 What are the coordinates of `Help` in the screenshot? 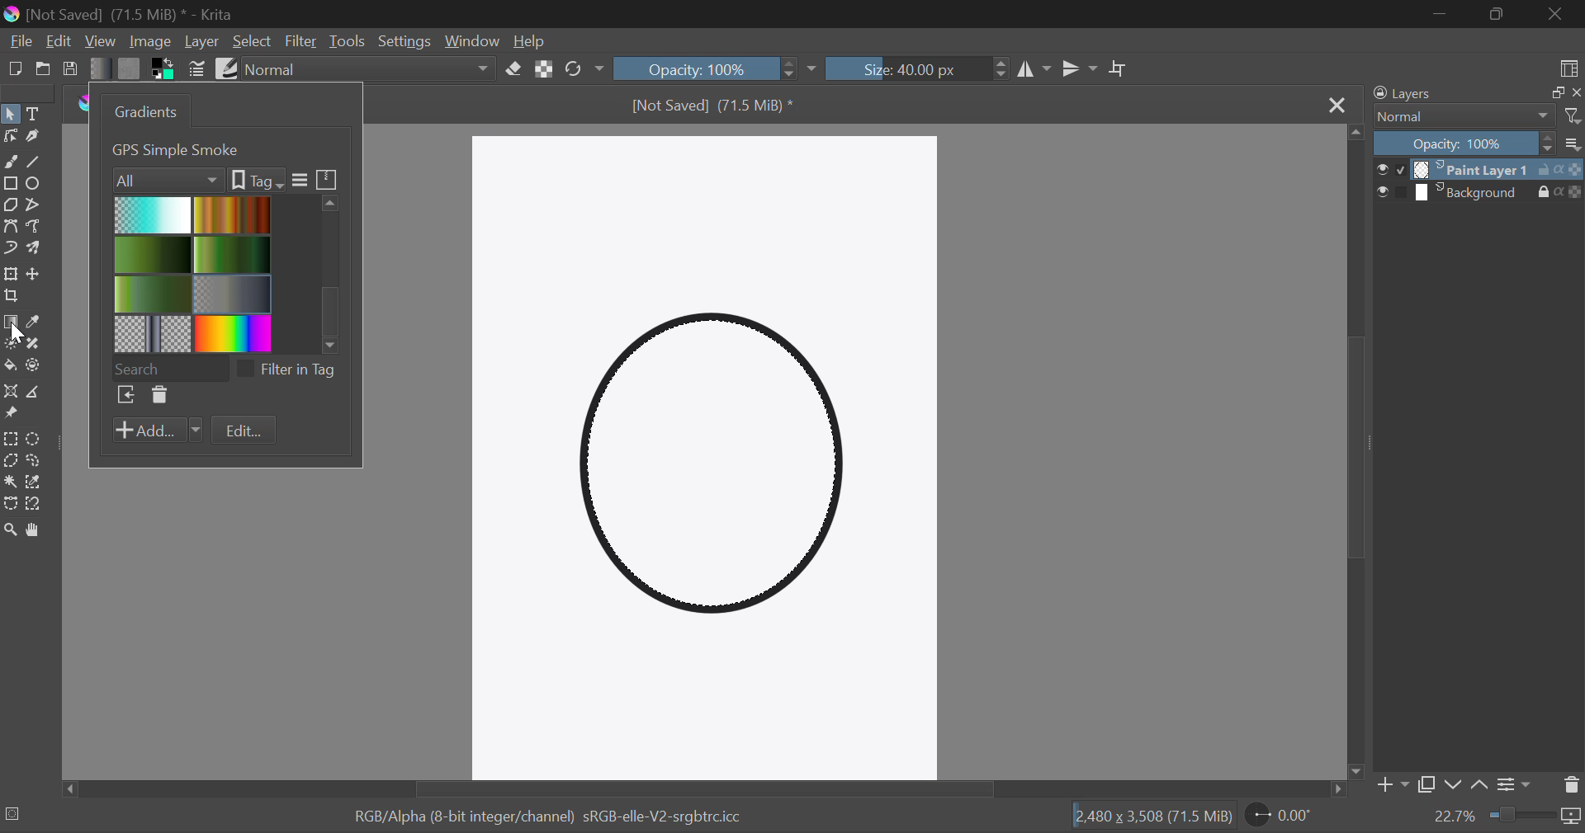 It's located at (533, 41).